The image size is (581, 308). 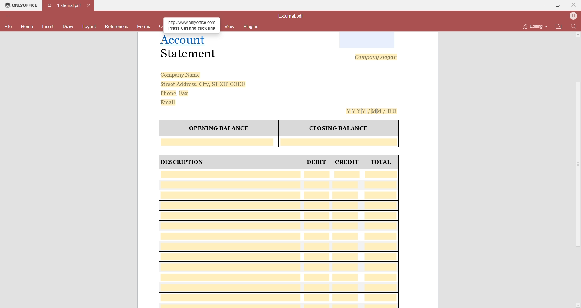 I want to click on Layouts, so click(x=90, y=27).